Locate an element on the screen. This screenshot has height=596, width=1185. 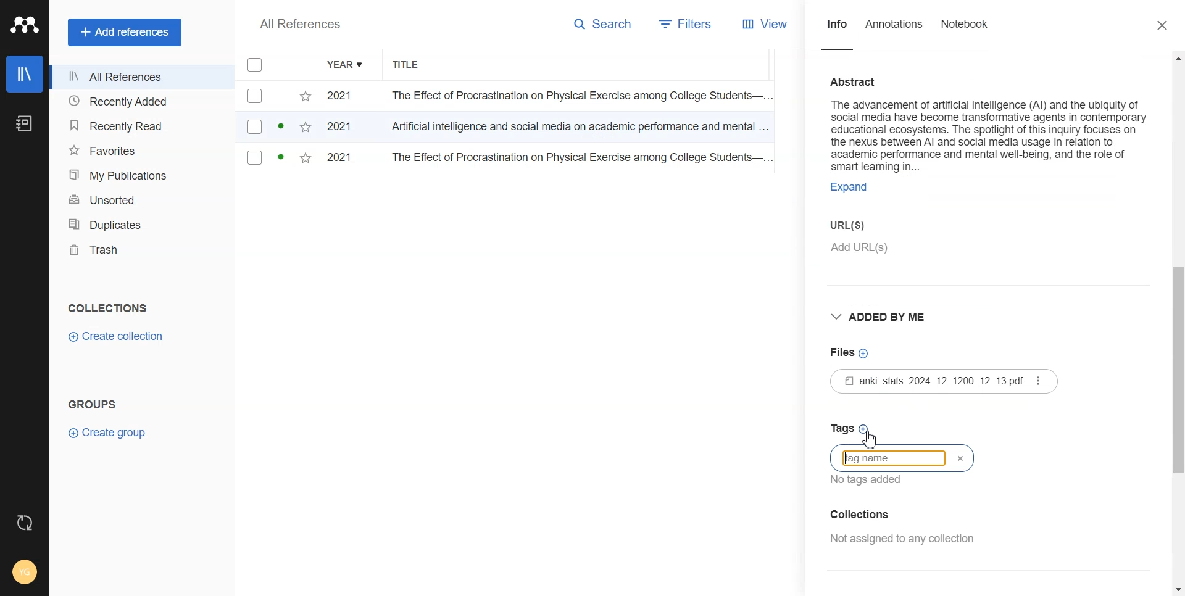
Duplicates is located at coordinates (141, 225).